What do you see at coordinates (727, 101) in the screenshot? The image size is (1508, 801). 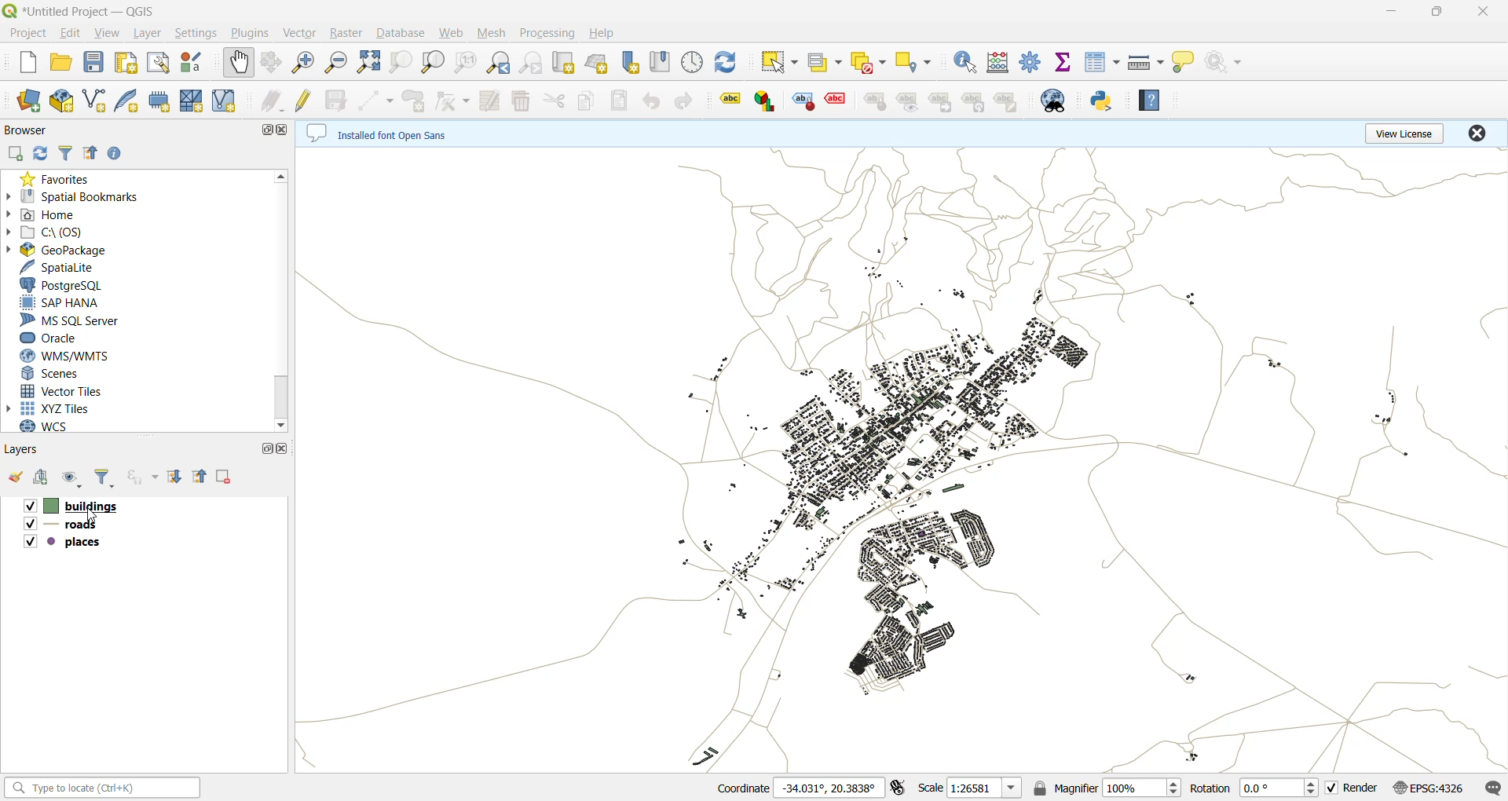 I see `layer labeling` at bounding box center [727, 101].